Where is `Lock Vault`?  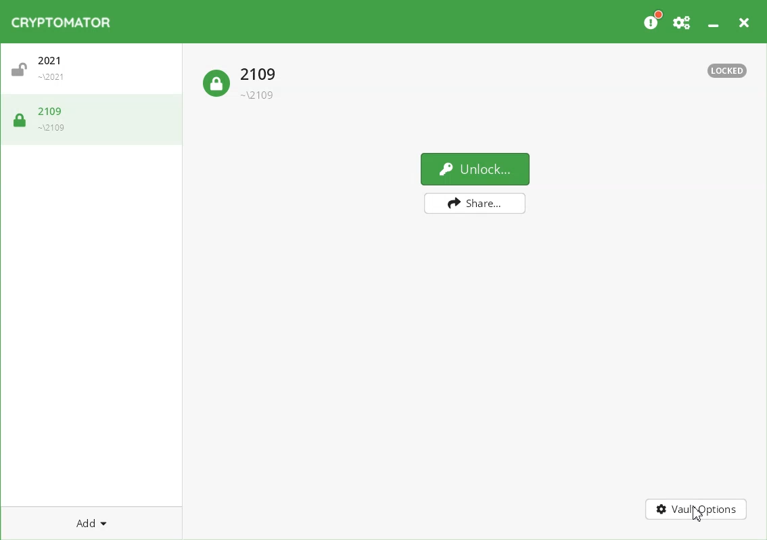 Lock Vault is located at coordinates (243, 79).